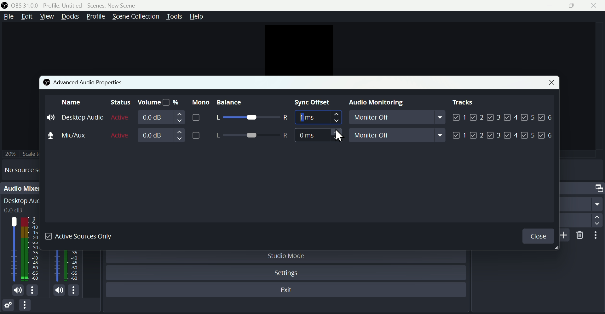 The height and width of the screenshot is (314, 605). What do you see at coordinates (75, 117) in the screenshot?
I see `Desktop audio` at bounding box center [75, 117].